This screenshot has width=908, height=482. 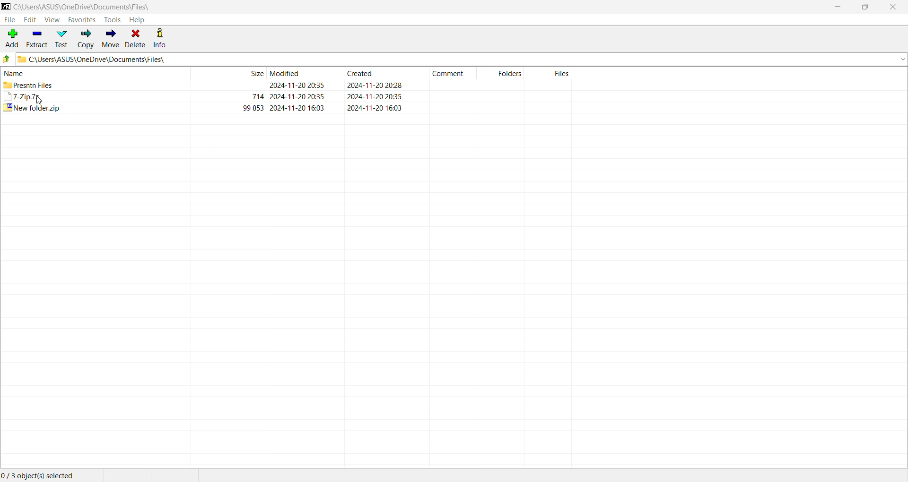 What do you see at coordinates (52, 19) in the screenshot?
I see `View` at bounding box center [52, 19].